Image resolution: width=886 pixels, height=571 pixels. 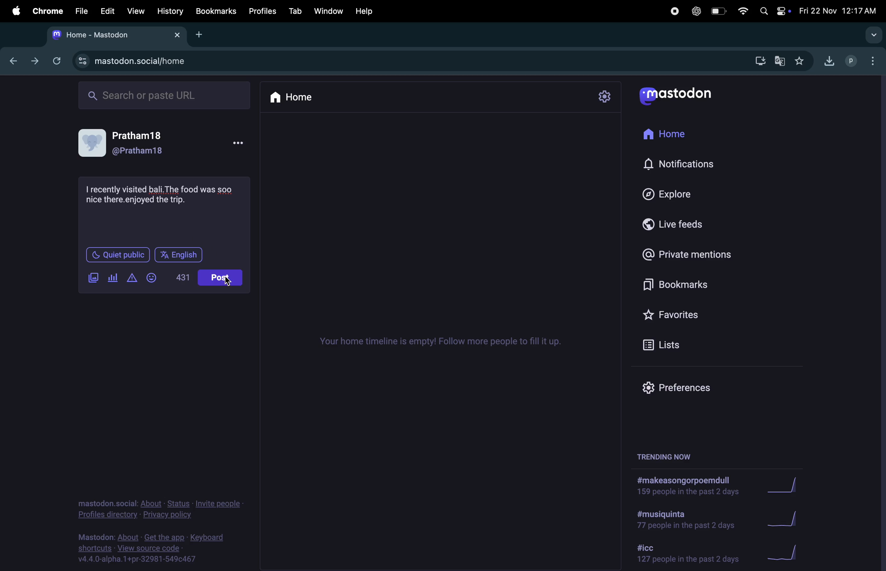 What do you see at coordinates (675, 343) in the screenshot?
I see `lists` at bounding box center [675, 343].